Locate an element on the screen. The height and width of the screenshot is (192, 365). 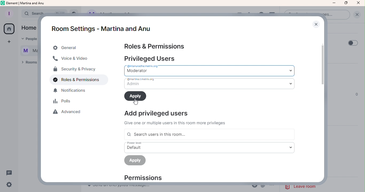
Scroll bar is located at coordinates (324, 106).